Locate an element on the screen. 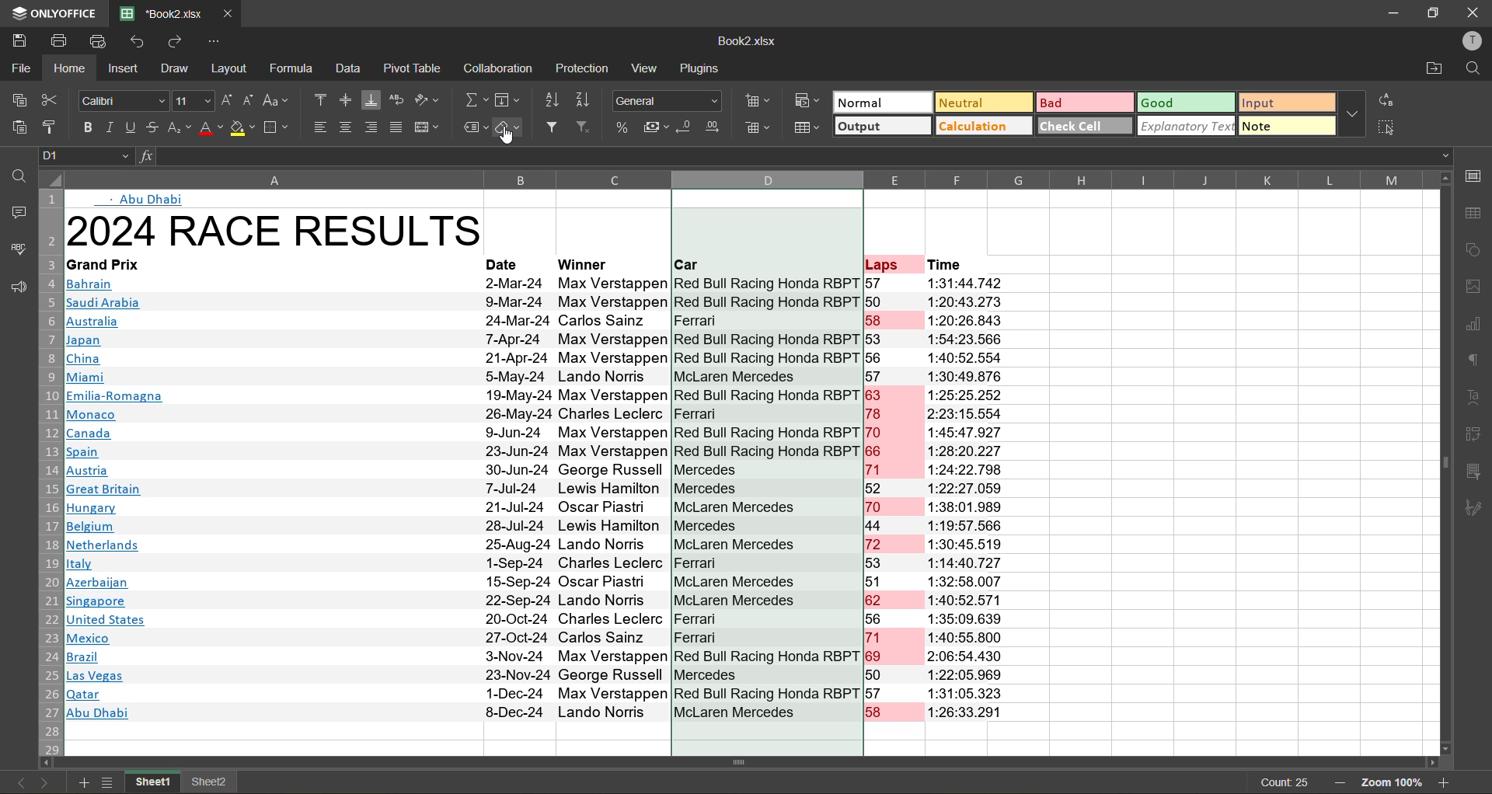 This screenshot has width=1492, height=794. zoom in is located at coordinates (1446, 784).